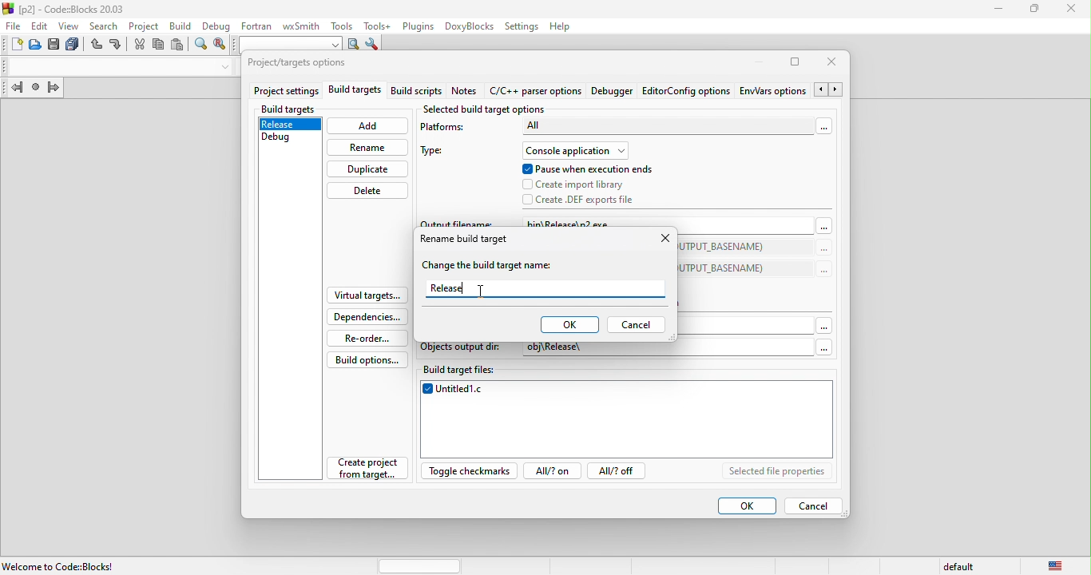 The image size is (1091, 575). What do you see at coordinates (55, 46) in the screenshot?
I see `save` at bounding box center [55, 46].